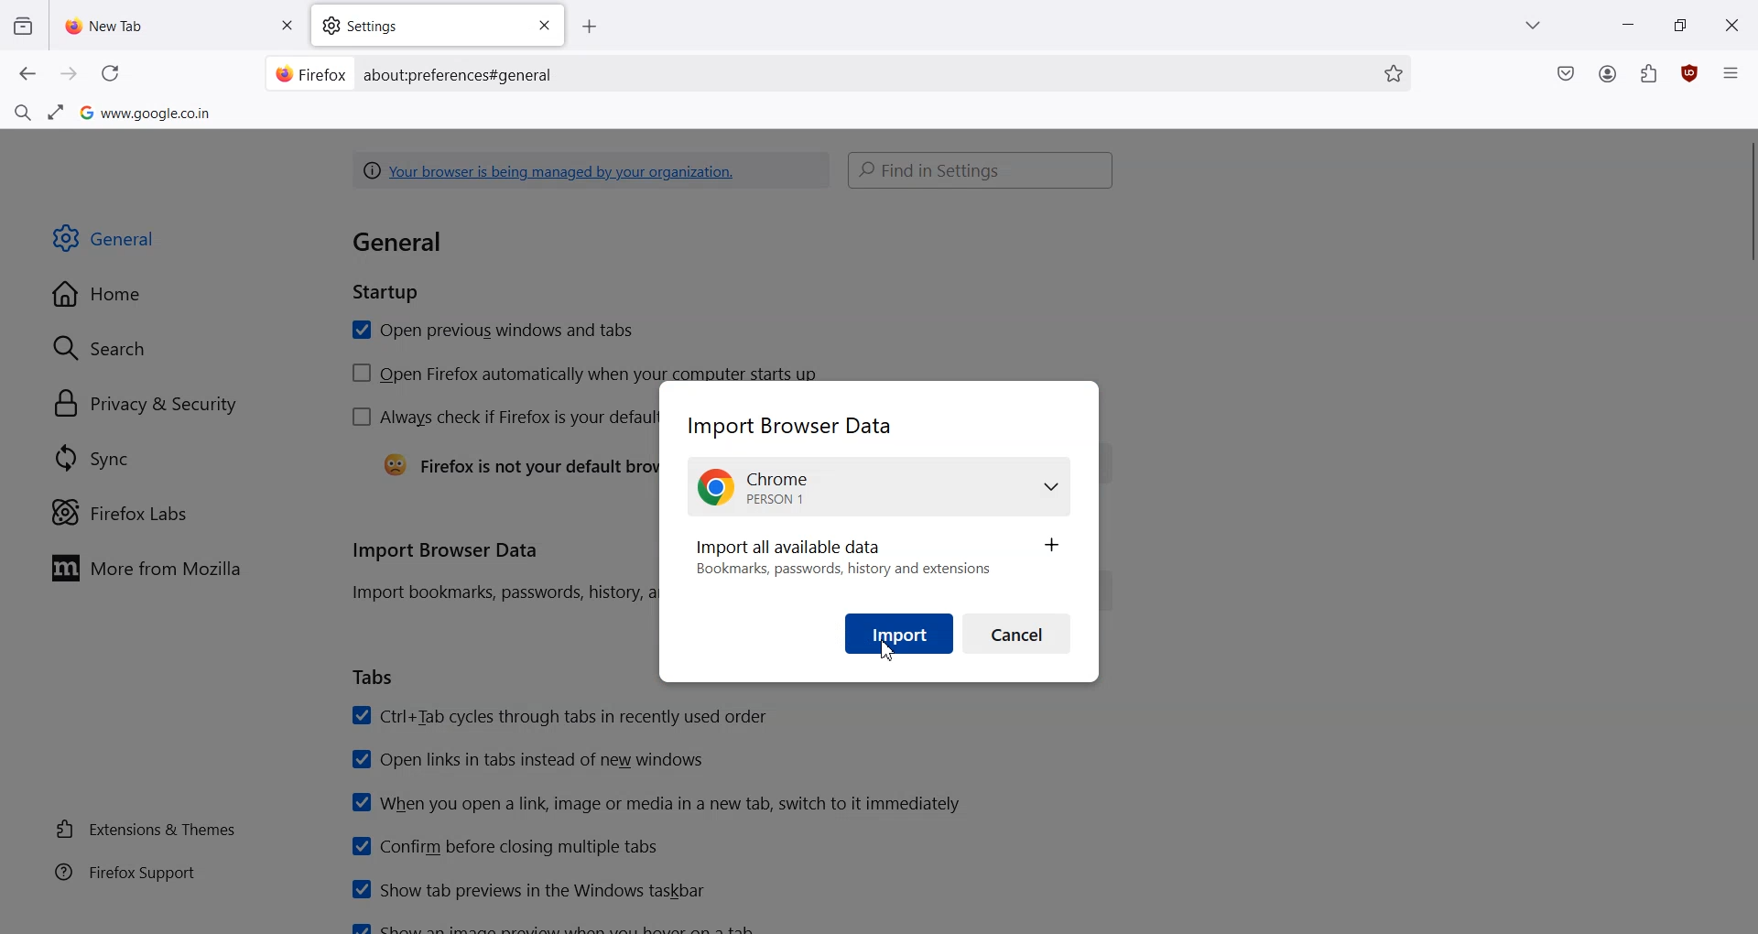 This screenshot has width=1758, height=934. Describe the element at coordinates (1747, 201) in the screenshot. I see `scroll bar` at that location.